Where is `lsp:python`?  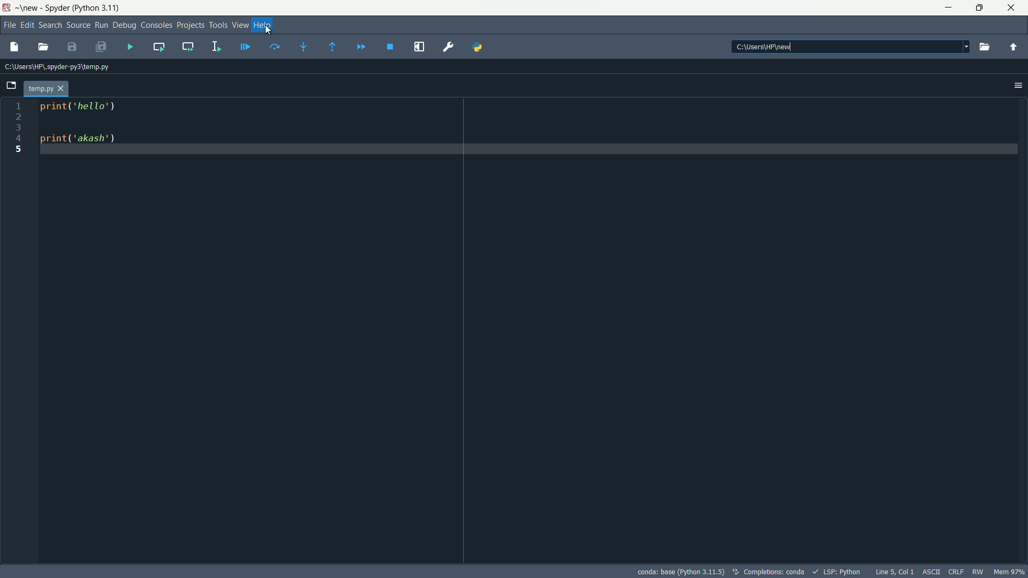
lsp:python is located at coordinates (836, 572).